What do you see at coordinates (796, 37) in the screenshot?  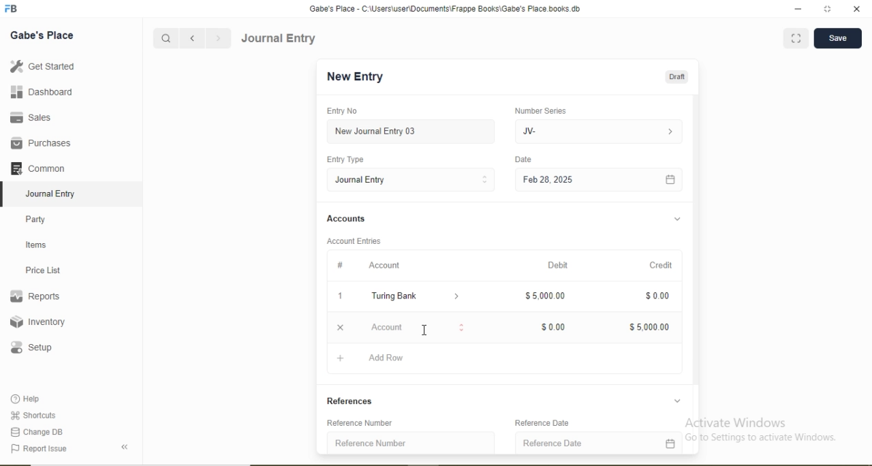 I see `Full screen` at bounding box center [796, 37].